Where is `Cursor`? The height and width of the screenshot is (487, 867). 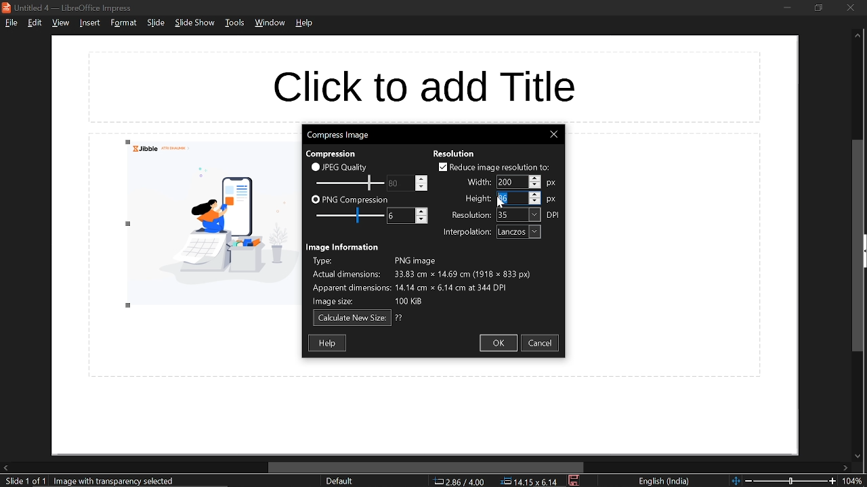
Cursor is located at coordinates (501, 202).